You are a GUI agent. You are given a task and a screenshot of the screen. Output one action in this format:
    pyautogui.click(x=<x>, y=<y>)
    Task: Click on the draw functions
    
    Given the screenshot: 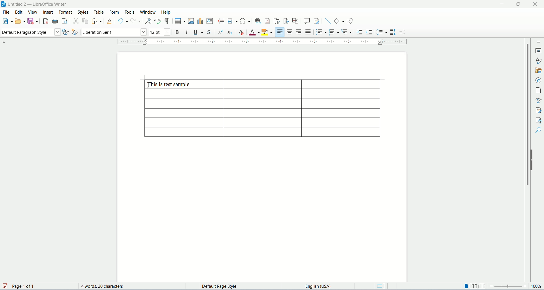 What is the action you would take?
    pyautogui.click(x=350, y=21)
    